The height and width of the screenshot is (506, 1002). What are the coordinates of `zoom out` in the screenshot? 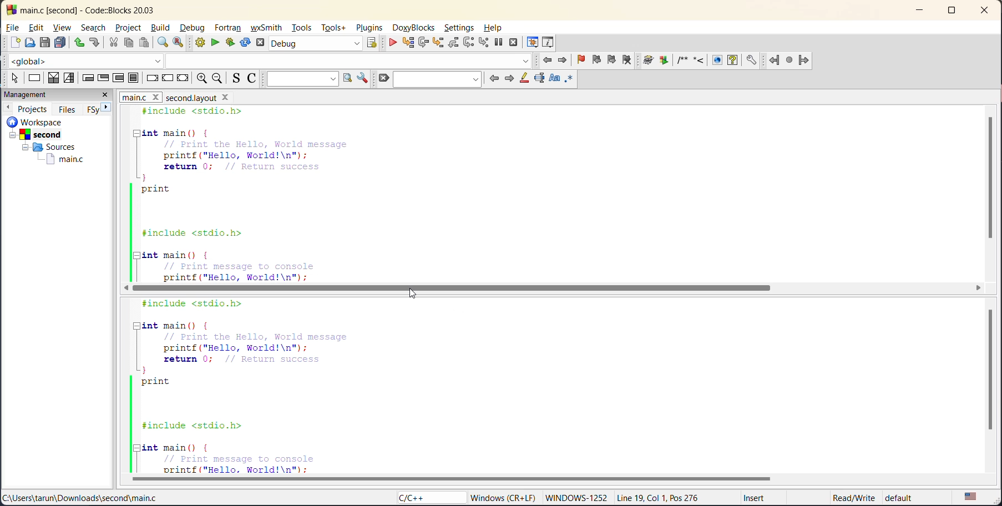 It's located at (217, 78).